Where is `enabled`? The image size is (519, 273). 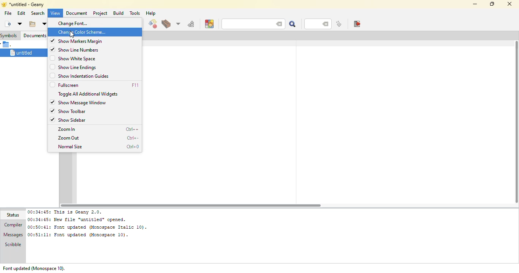 enabled is located at coordinates (54, 119).